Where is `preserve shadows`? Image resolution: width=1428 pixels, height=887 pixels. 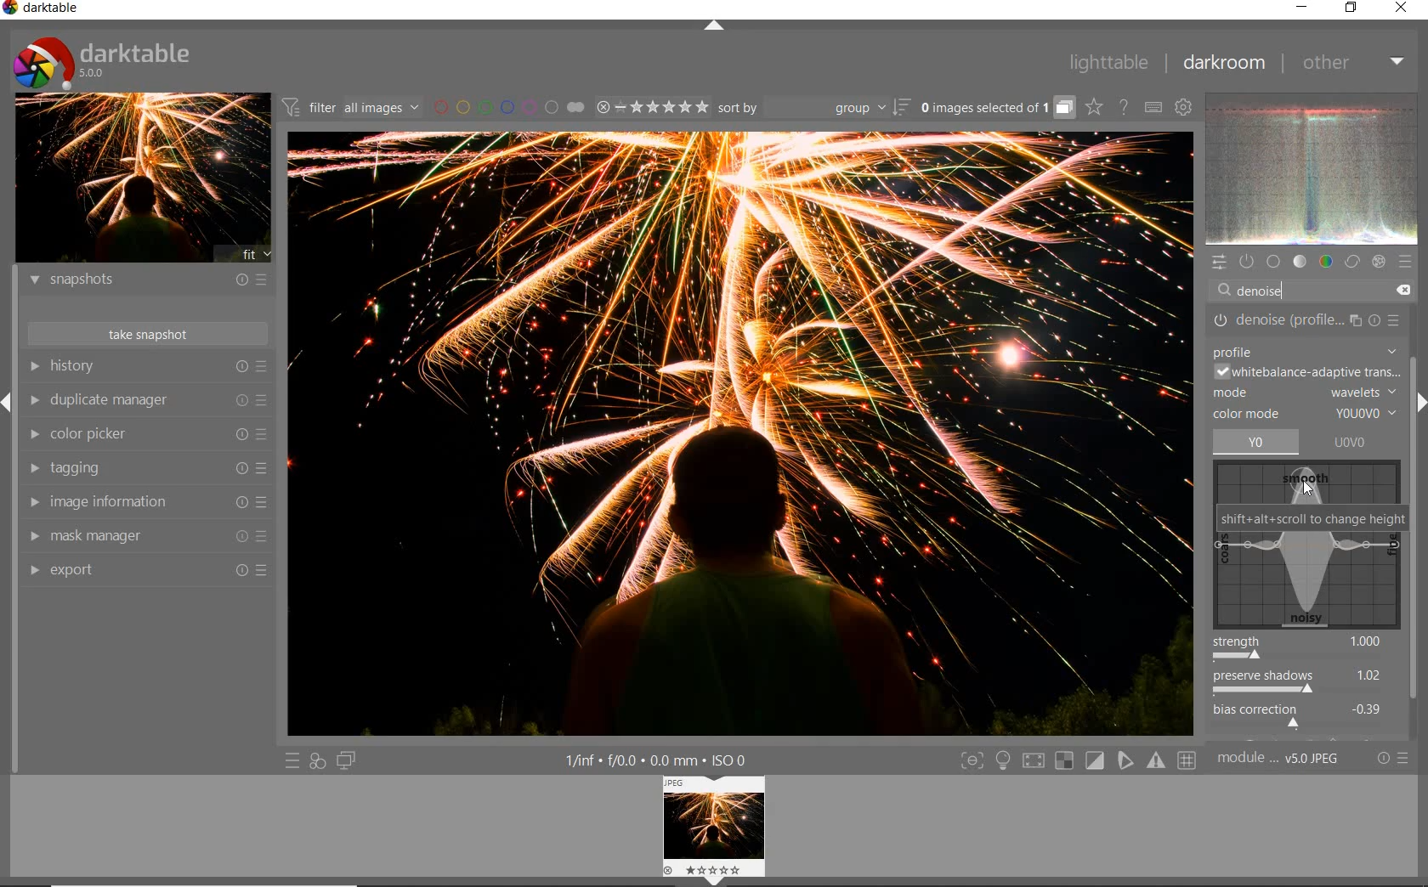
preserve shadows is located at coordinates (1305, 685).